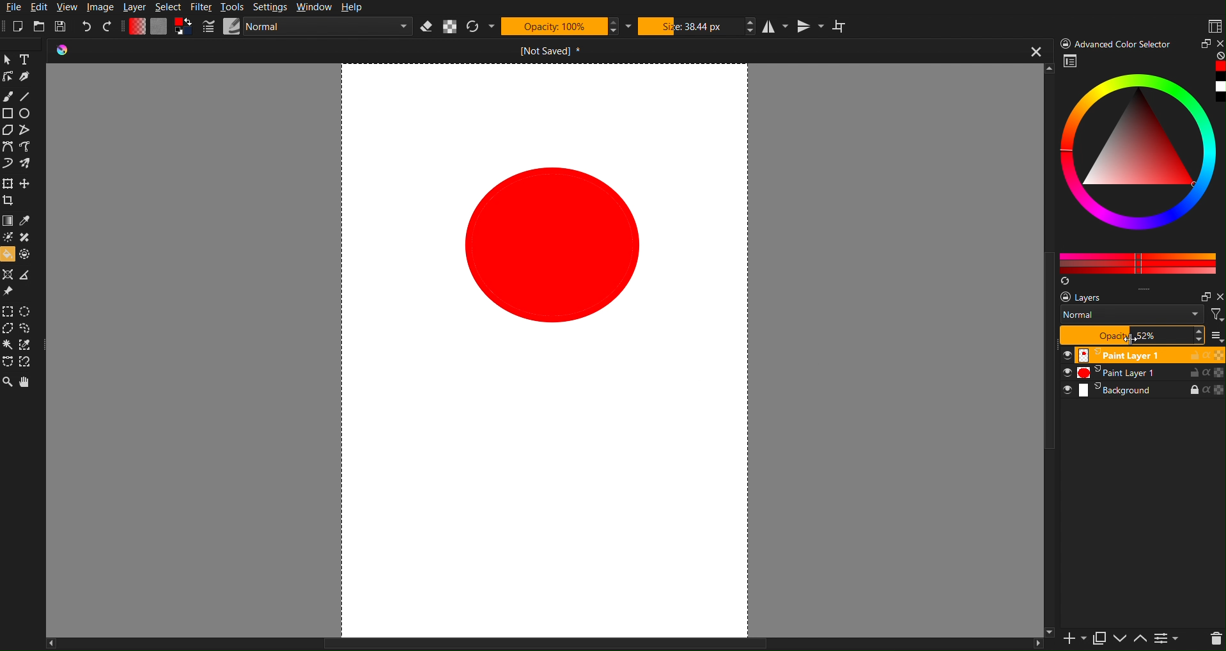  Describe the element at coordinates (200, 8) in the screenshot. I see `Filter` at that location.